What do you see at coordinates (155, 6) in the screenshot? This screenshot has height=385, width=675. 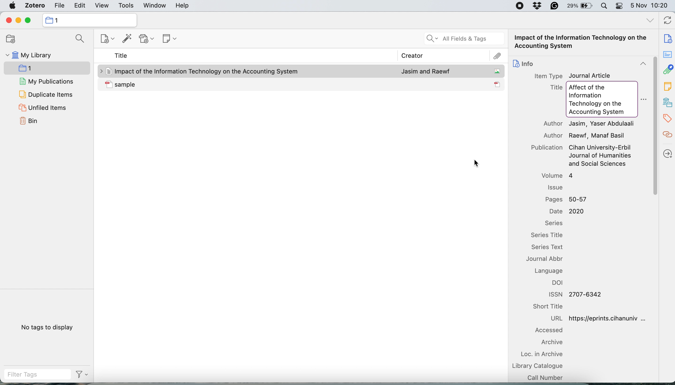 I see `window` at bounding box center [155, 6].